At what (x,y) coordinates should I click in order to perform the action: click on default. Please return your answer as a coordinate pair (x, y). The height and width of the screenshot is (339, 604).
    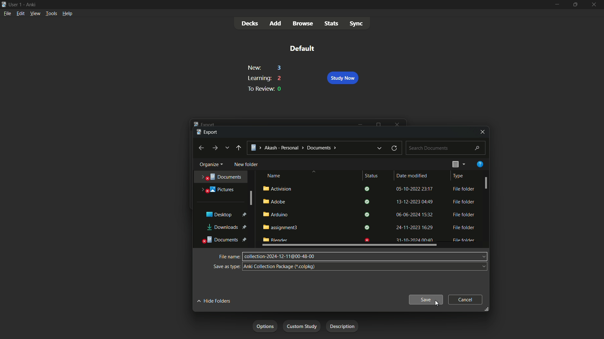
    Looking at the image, I should click on (302, 48).